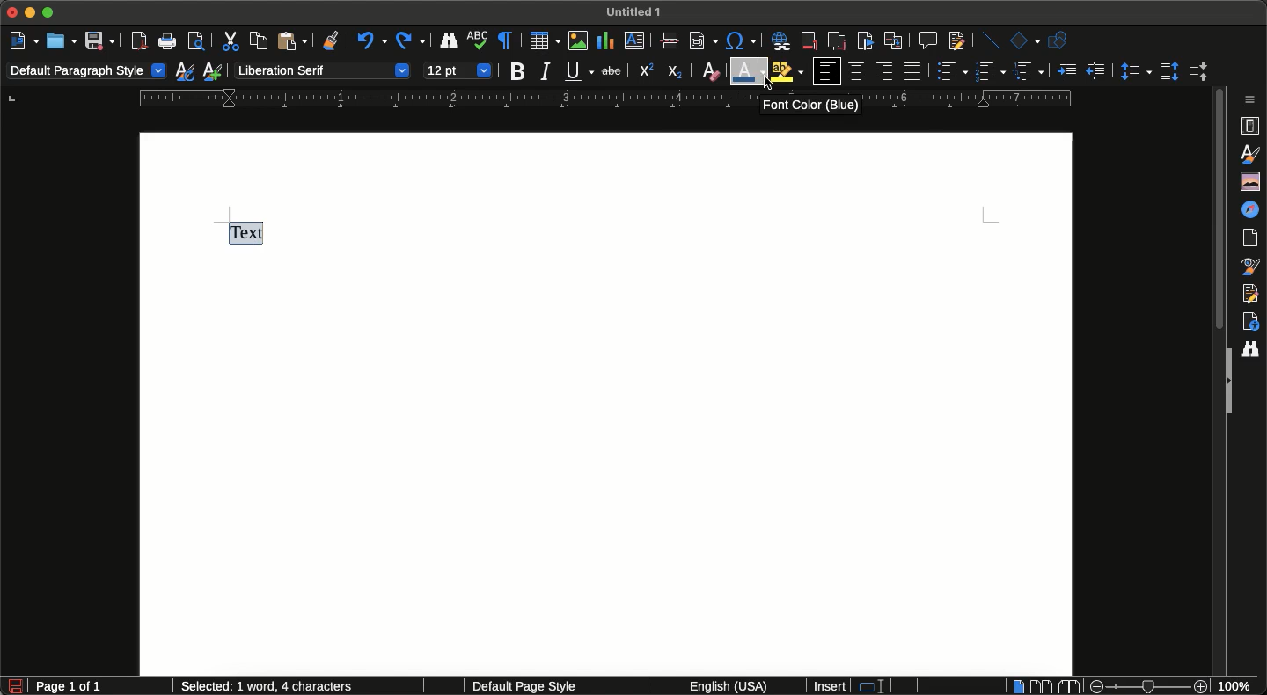  Describe the element at coordinates (370, 43) in the screenshot. I see `Undo` at that location.